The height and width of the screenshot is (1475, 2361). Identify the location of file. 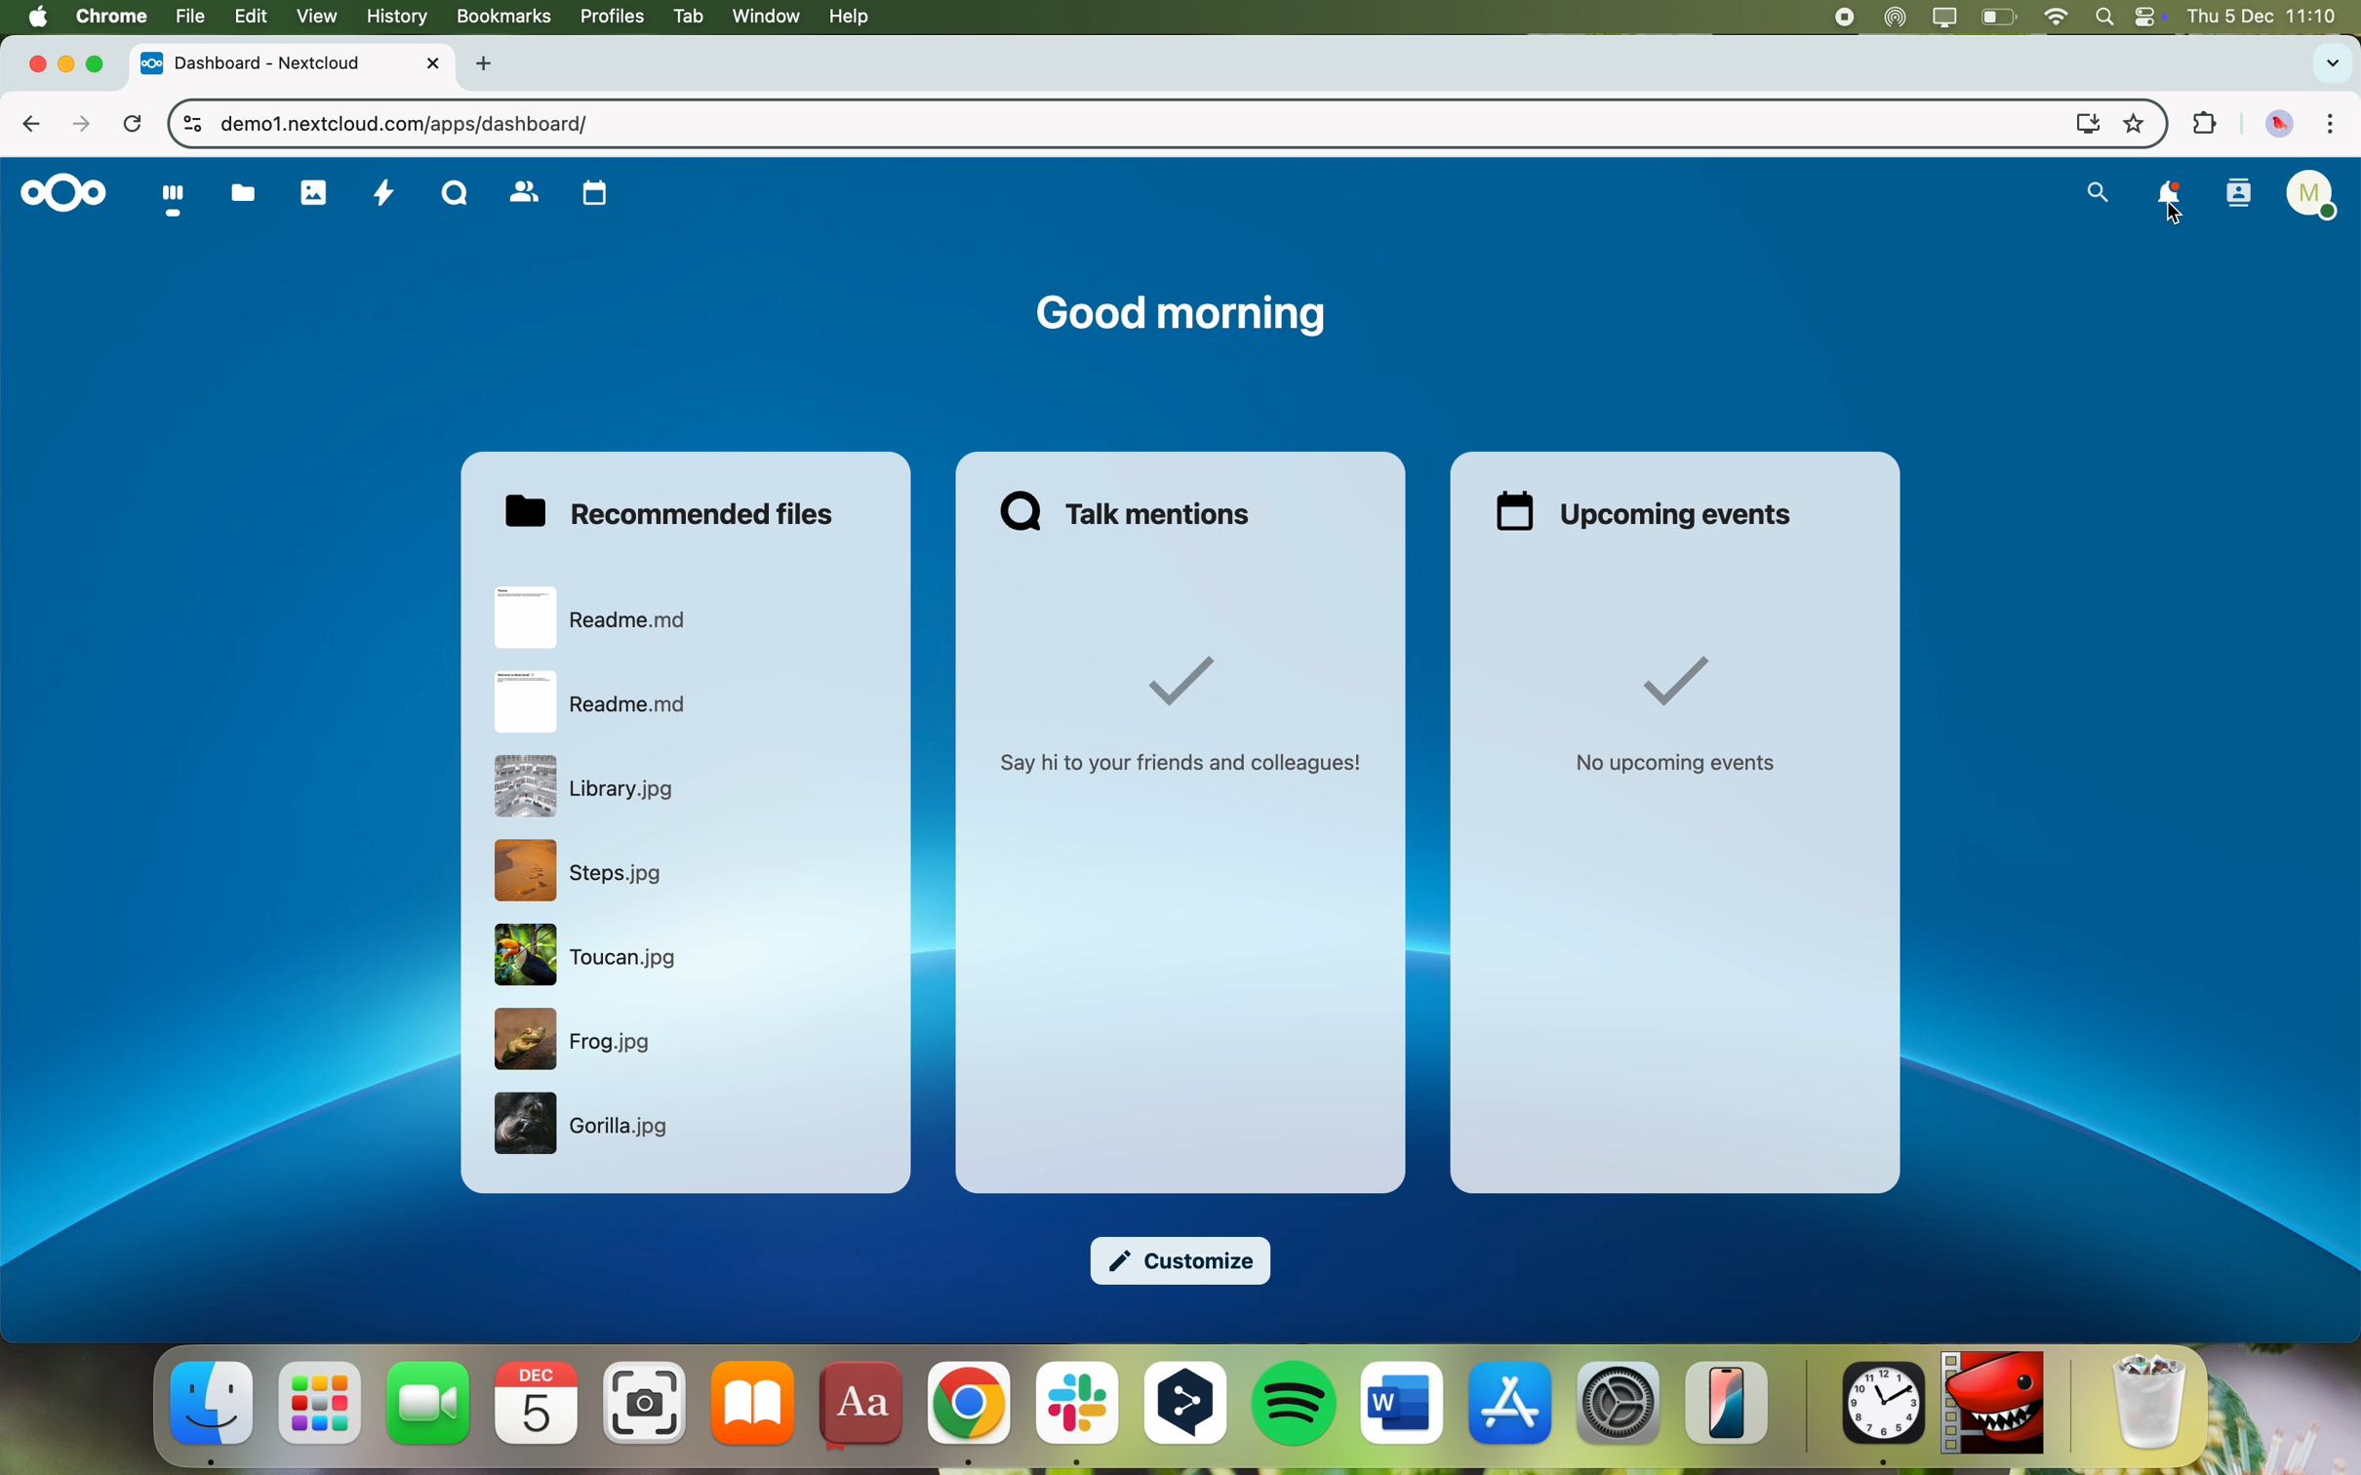
(597, 703).